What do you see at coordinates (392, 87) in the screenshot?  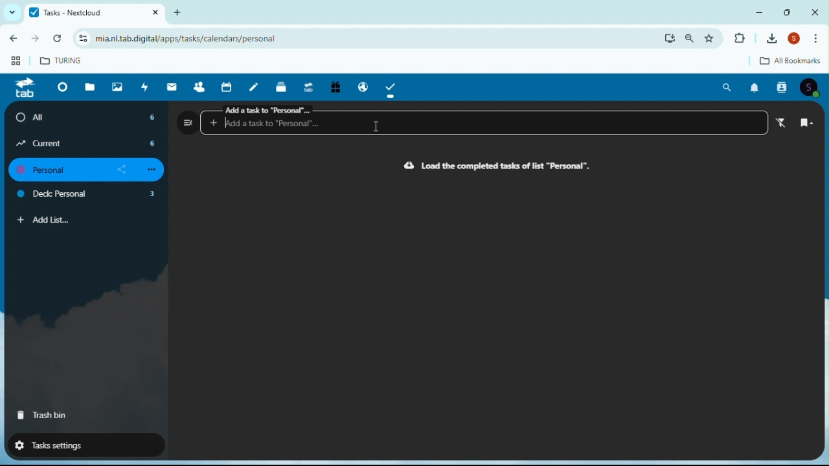 I see `Task` at bounding box center [392, 87].